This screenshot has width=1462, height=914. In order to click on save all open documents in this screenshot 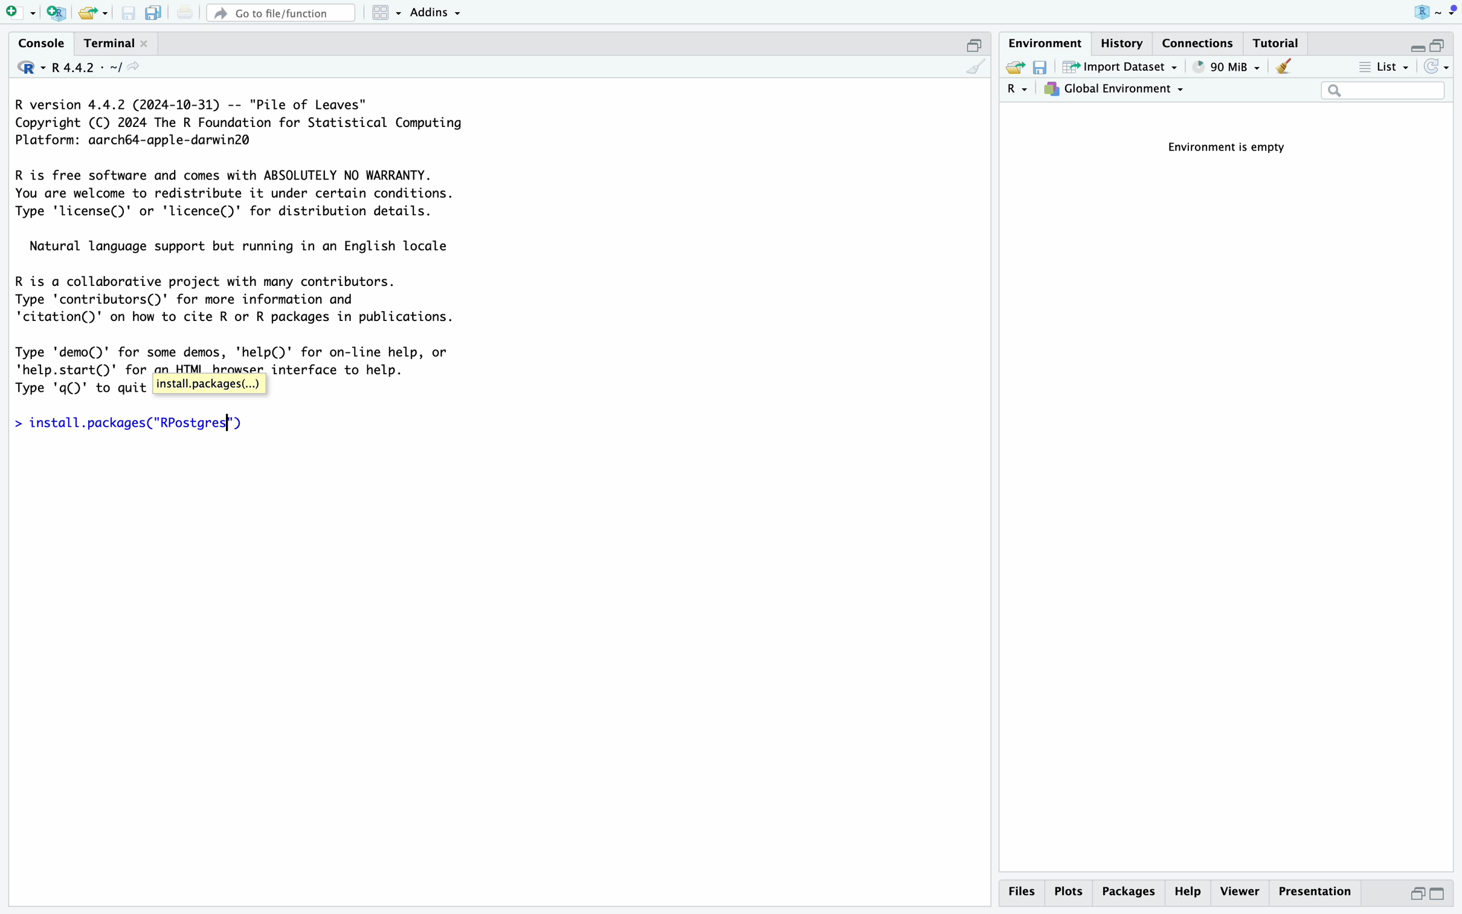, I will do `click(152, 13)`.